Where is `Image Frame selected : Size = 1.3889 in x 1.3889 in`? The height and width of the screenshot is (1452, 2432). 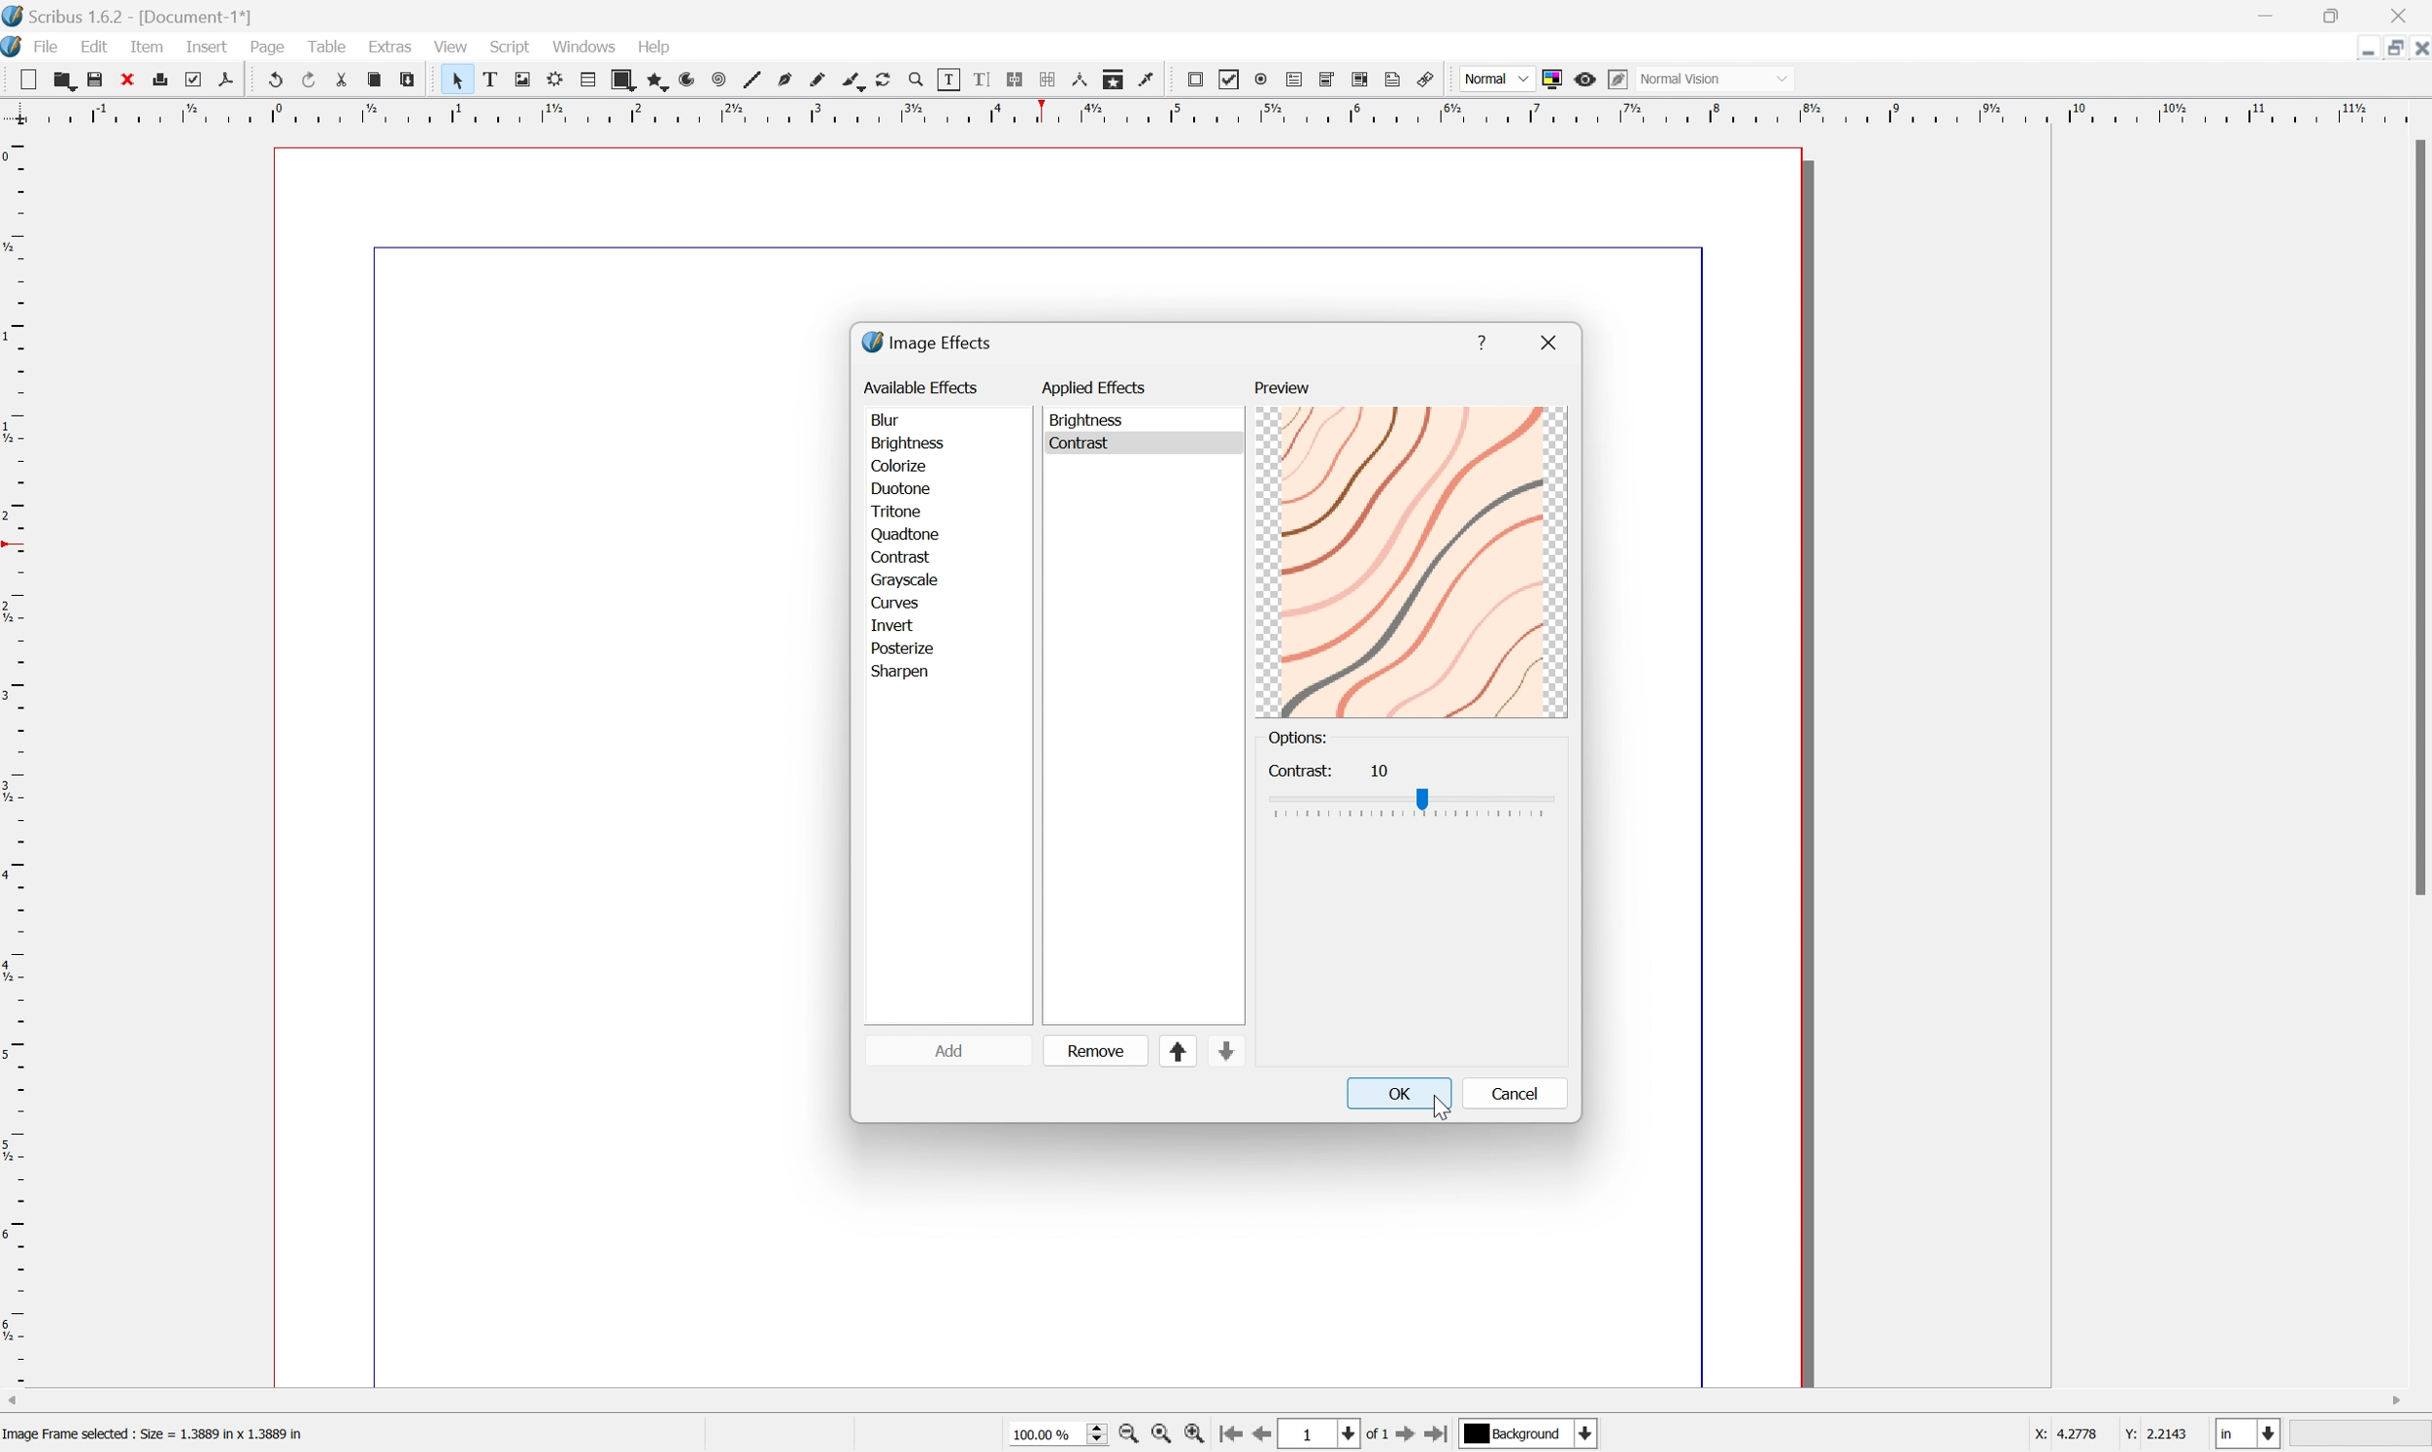 Image Frame selected : Size = 1.3889 in x 1.3889 in is located at coordinates (155, 1435).